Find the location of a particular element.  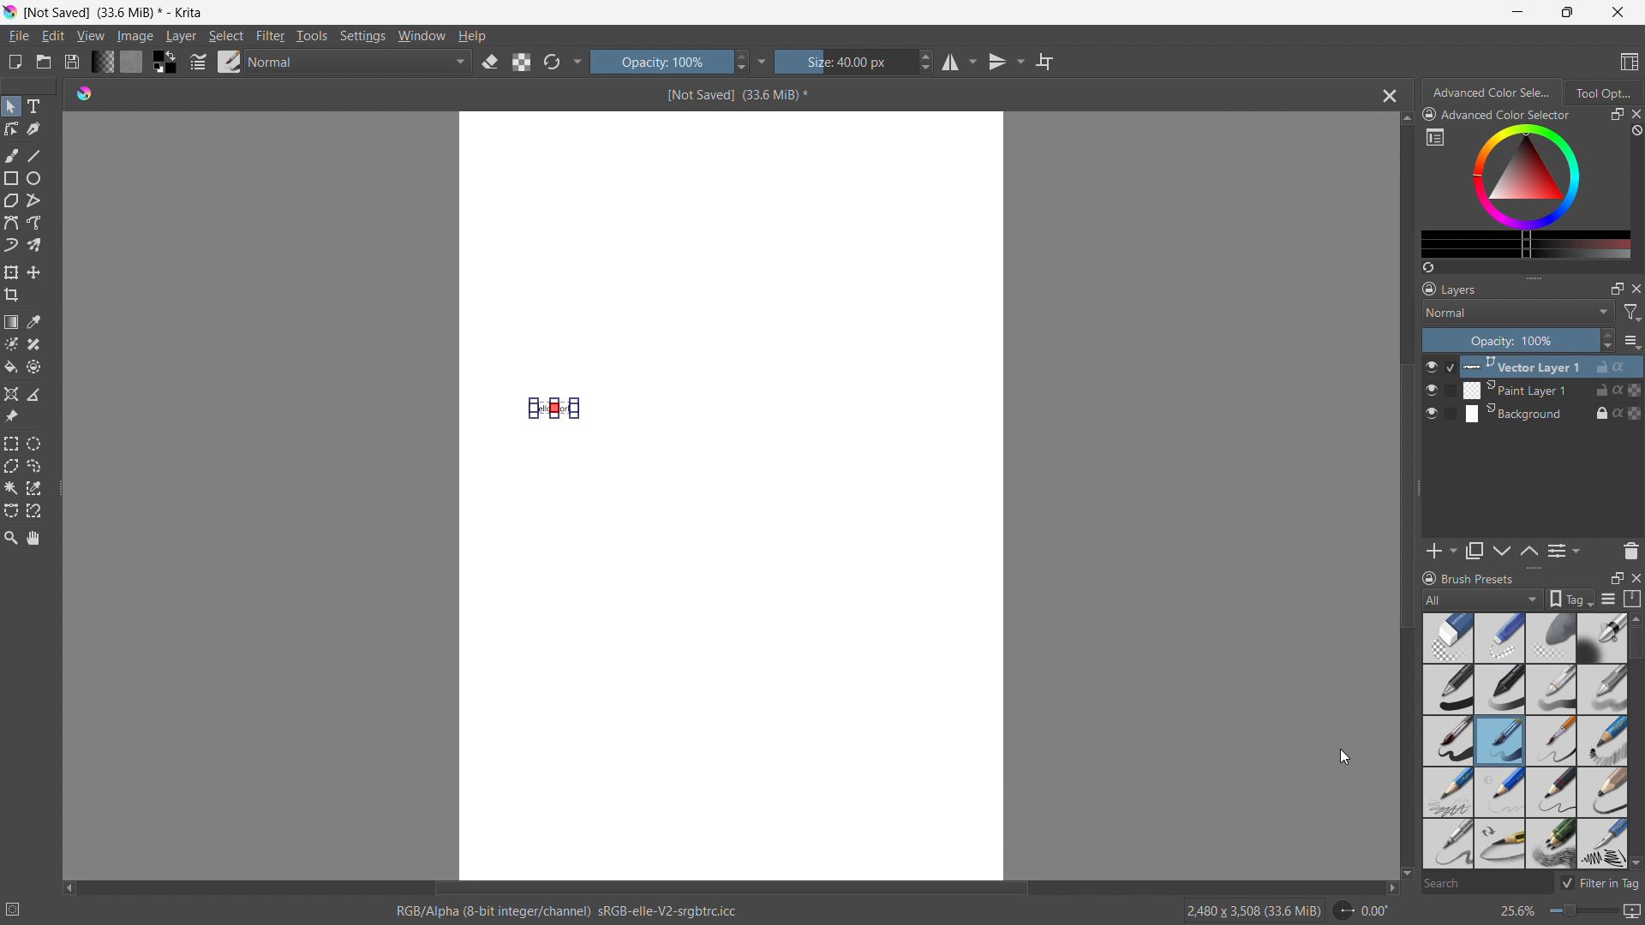

freehand selection tool is located at coordinates (34, 466).